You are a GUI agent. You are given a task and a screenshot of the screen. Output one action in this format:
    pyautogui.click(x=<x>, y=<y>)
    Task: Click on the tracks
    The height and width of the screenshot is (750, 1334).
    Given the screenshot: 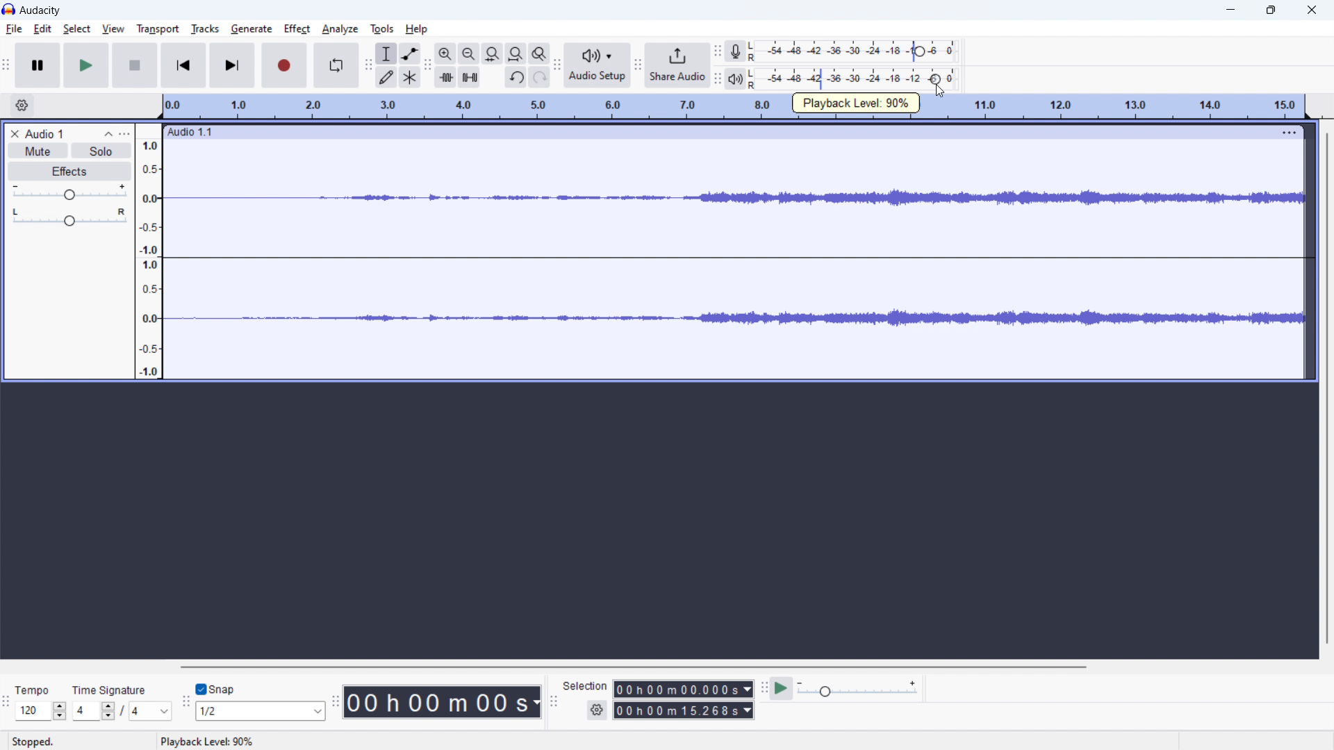 What is the action you would take?
    pyautogui.click(x=205, y=29)
    